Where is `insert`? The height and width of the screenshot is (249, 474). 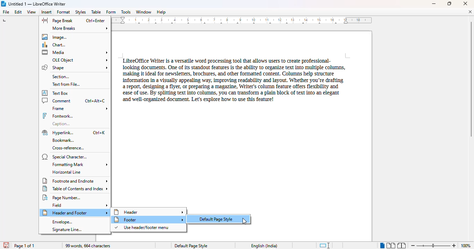
insert is located at coordinates (47, 12).